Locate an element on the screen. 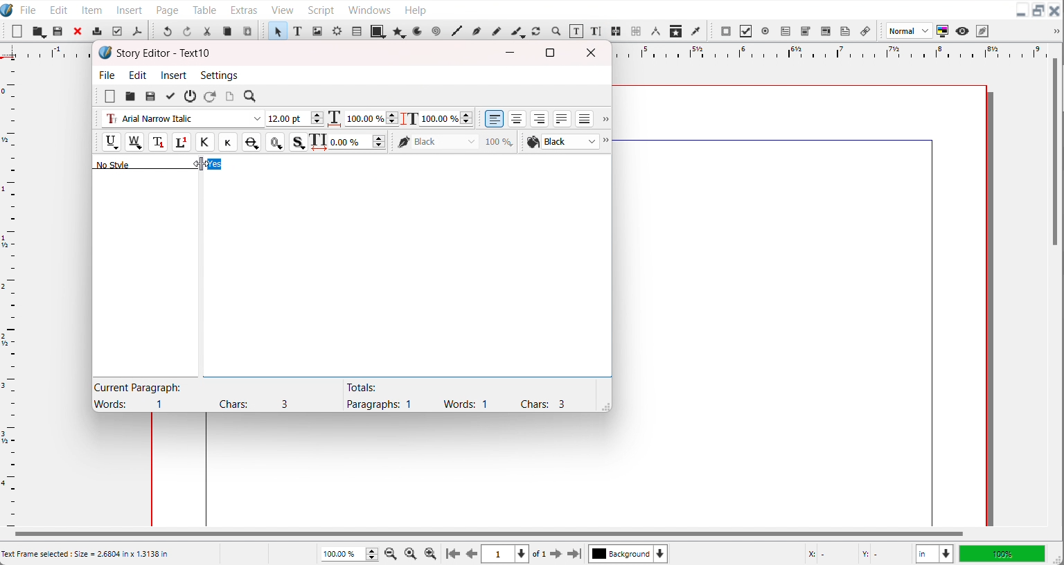  Shadowed Text is located at coordinates (299, 142).